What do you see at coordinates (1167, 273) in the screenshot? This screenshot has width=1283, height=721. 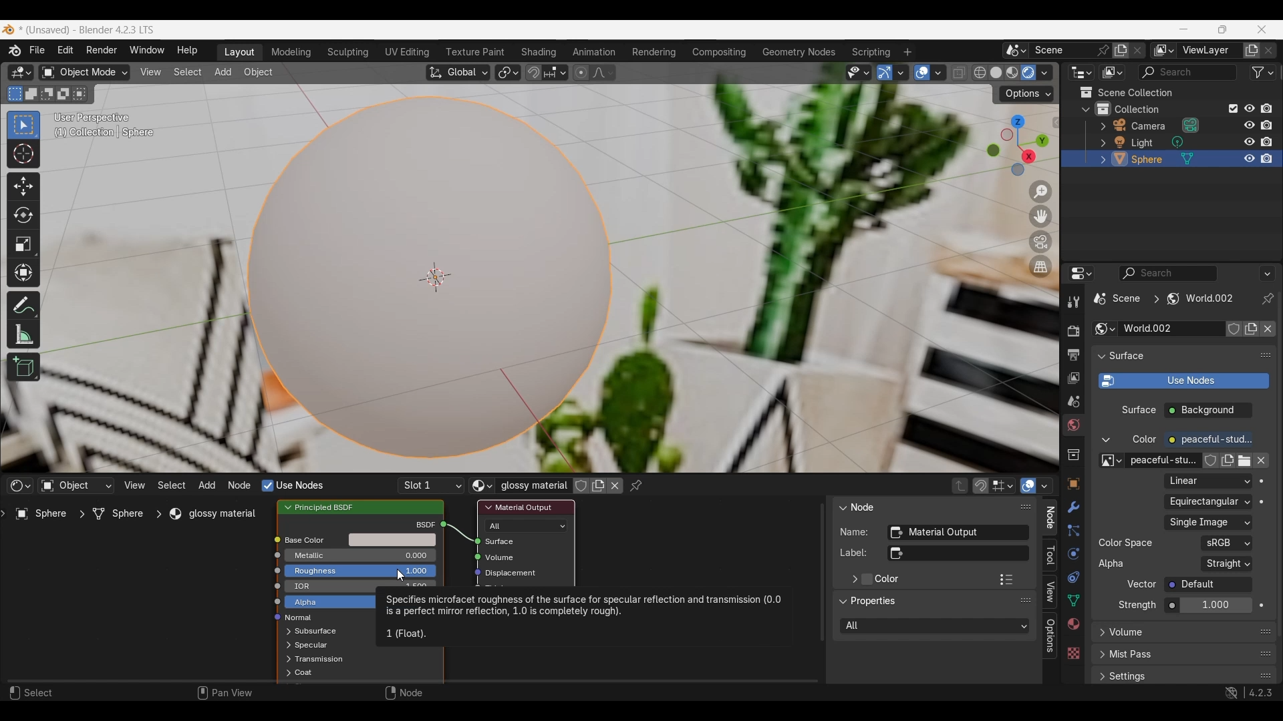 I see `Display filter` at bounding box center [1167, 273].